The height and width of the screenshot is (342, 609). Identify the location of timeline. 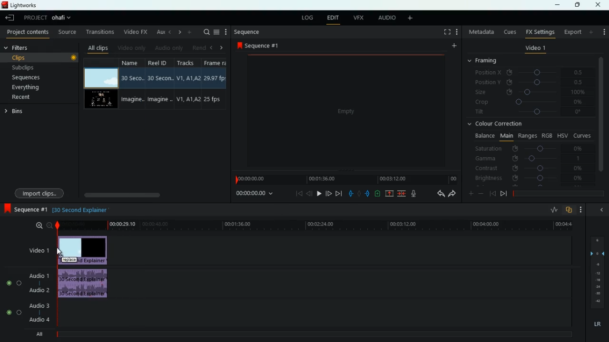
(557, 192).